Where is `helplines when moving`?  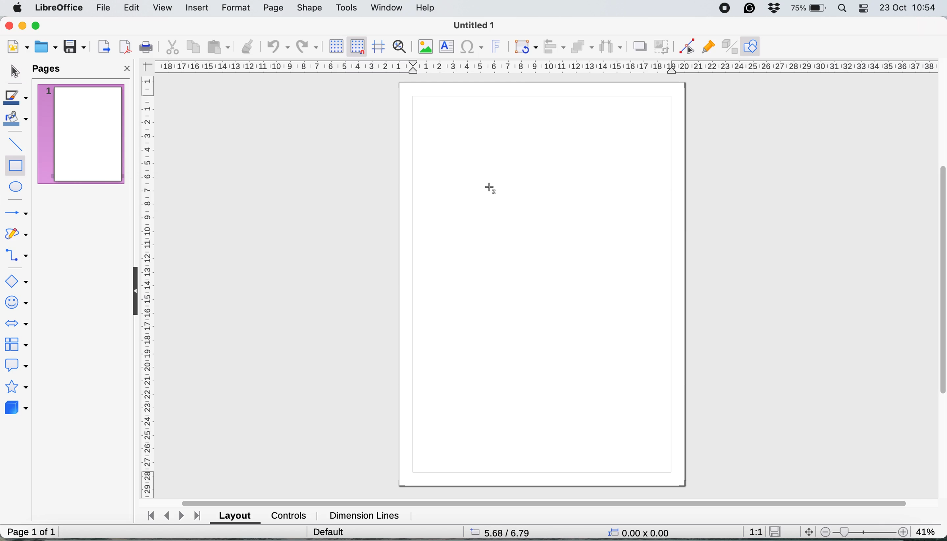
helplines when moving is located at coordinates (379, 48).